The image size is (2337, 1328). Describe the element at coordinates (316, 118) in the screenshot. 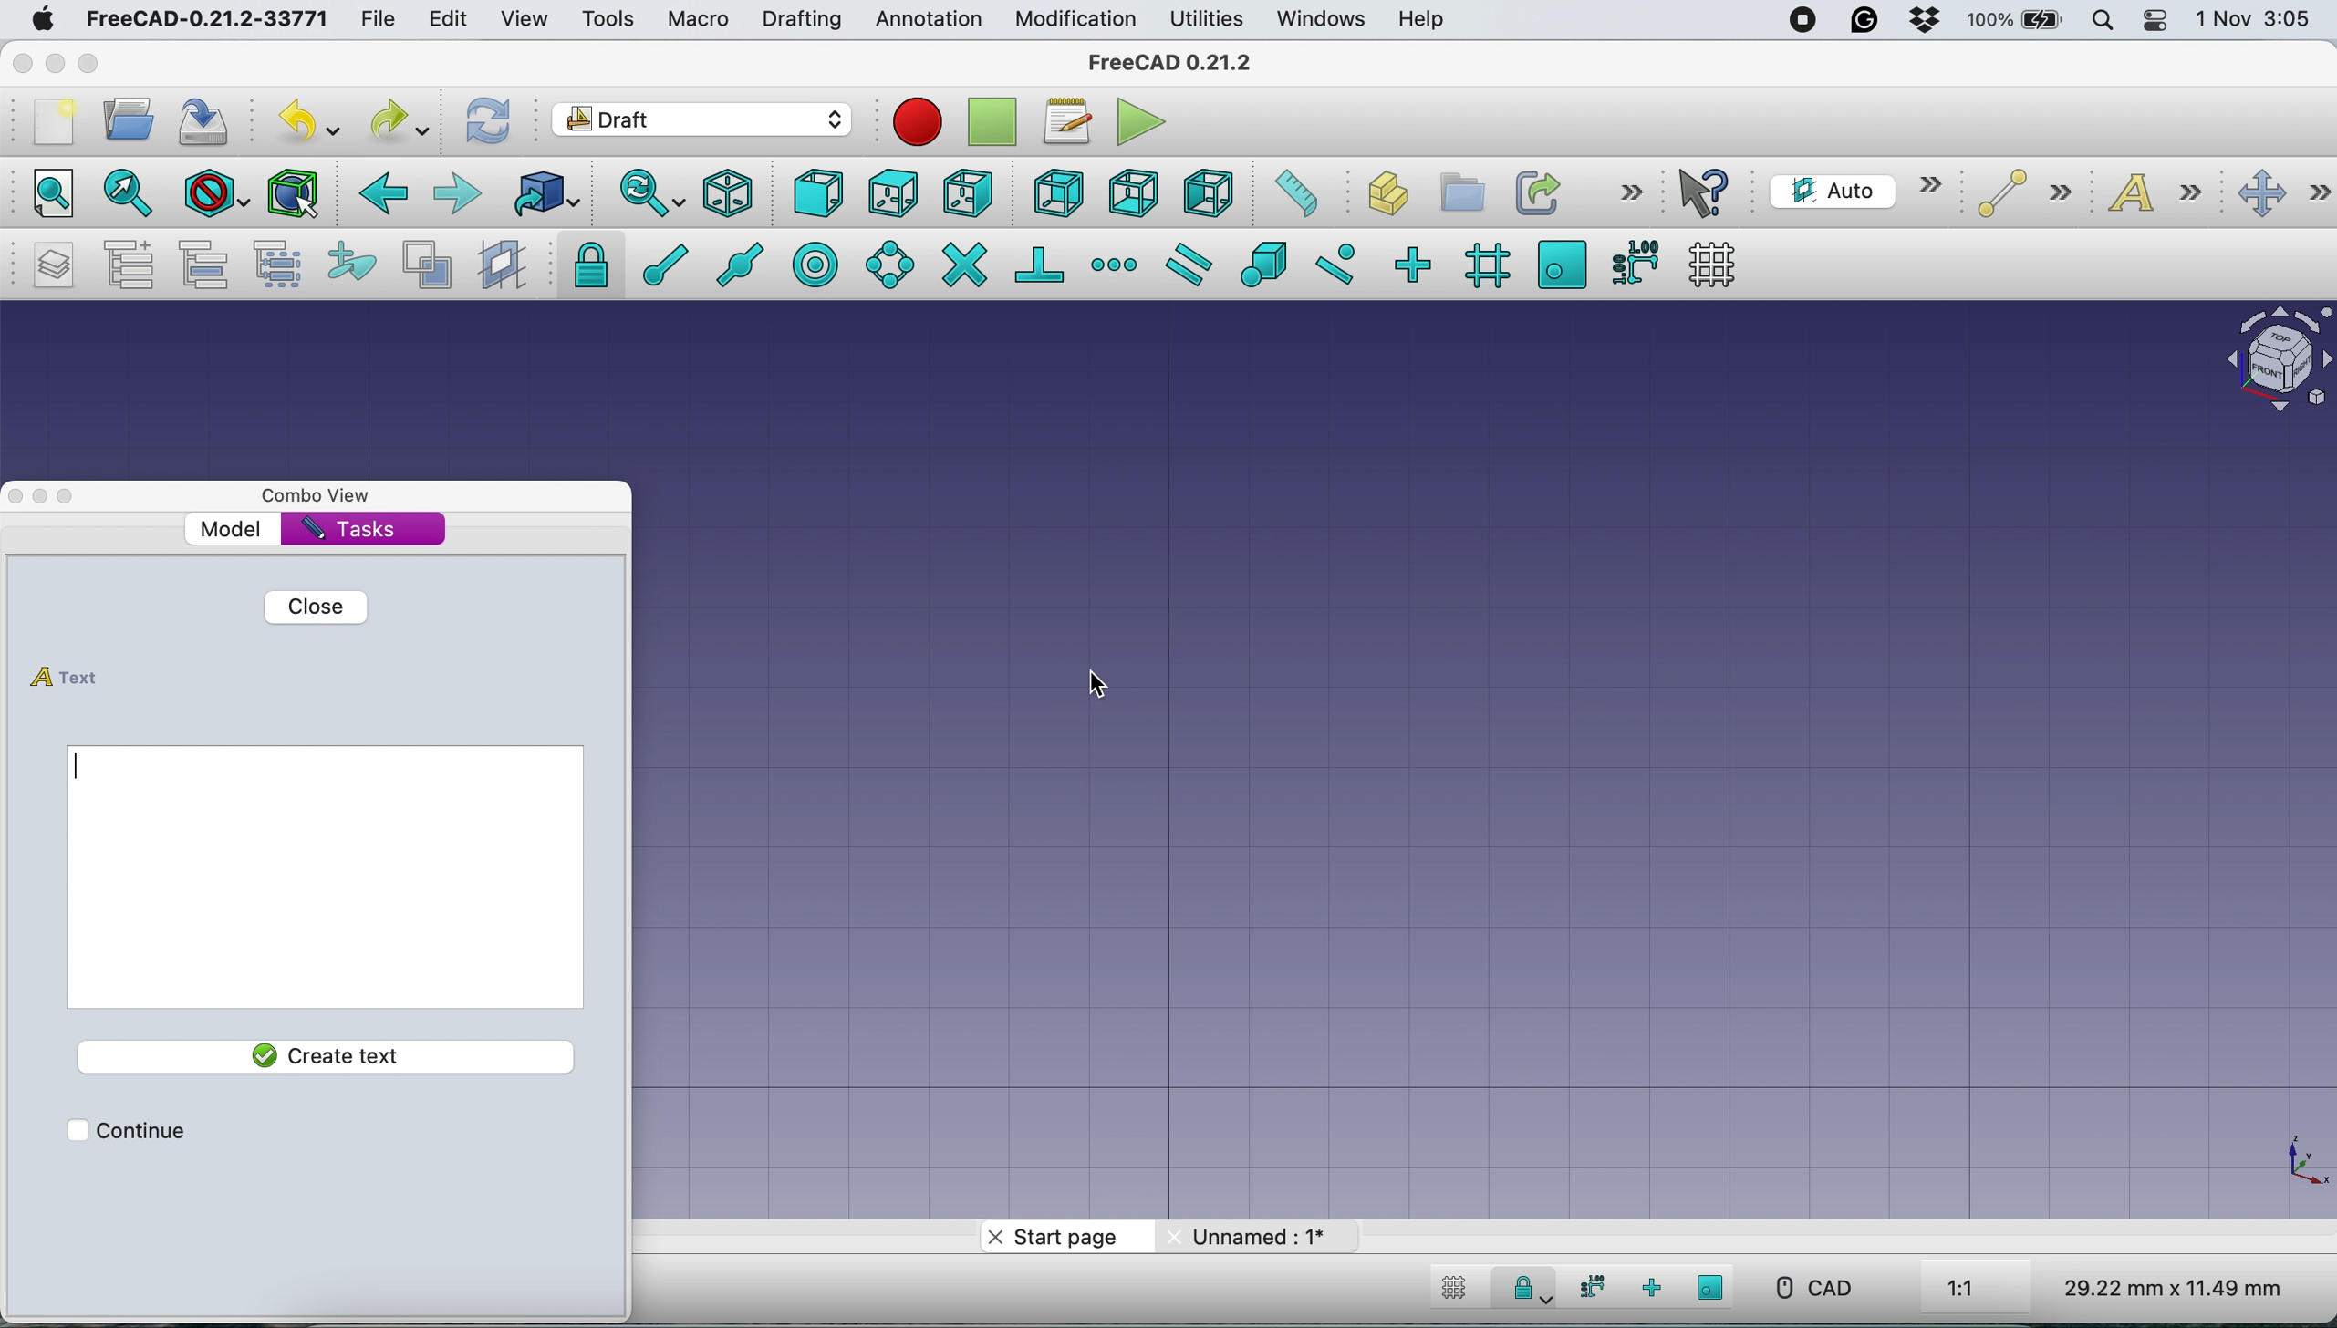

I see `undo` at that location.